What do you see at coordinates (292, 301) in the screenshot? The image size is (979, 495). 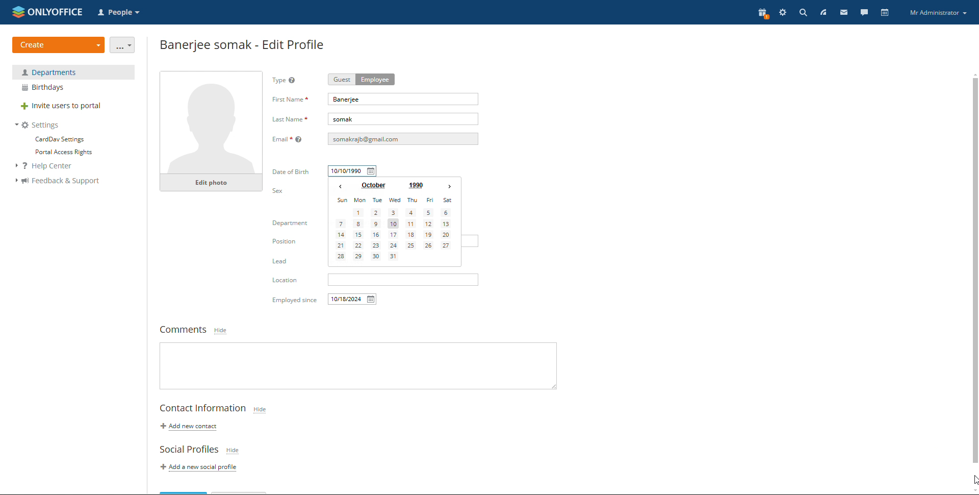 I see `` at bounding box center [292, 301].